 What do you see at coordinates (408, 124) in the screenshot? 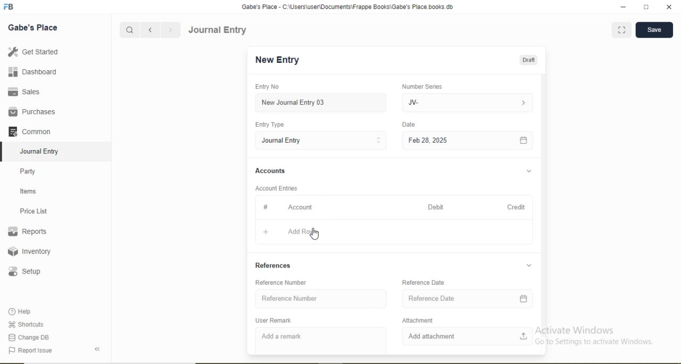
I see `Date` at bounding box center [408, 124].